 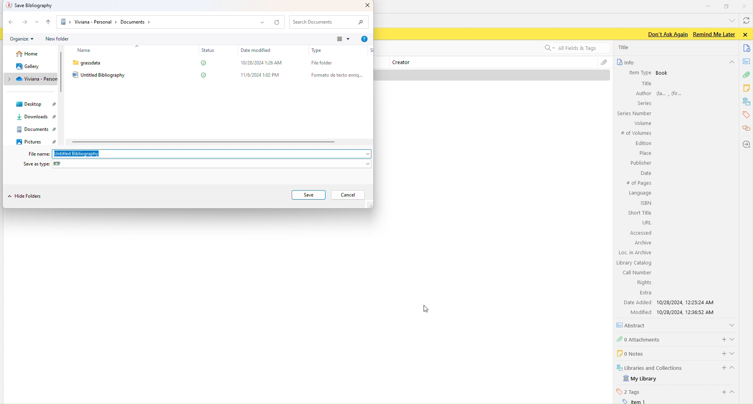 What do you see at coordinates (645, 293) in the screenshot?
I see `extra` at bounding box center [645, 293].